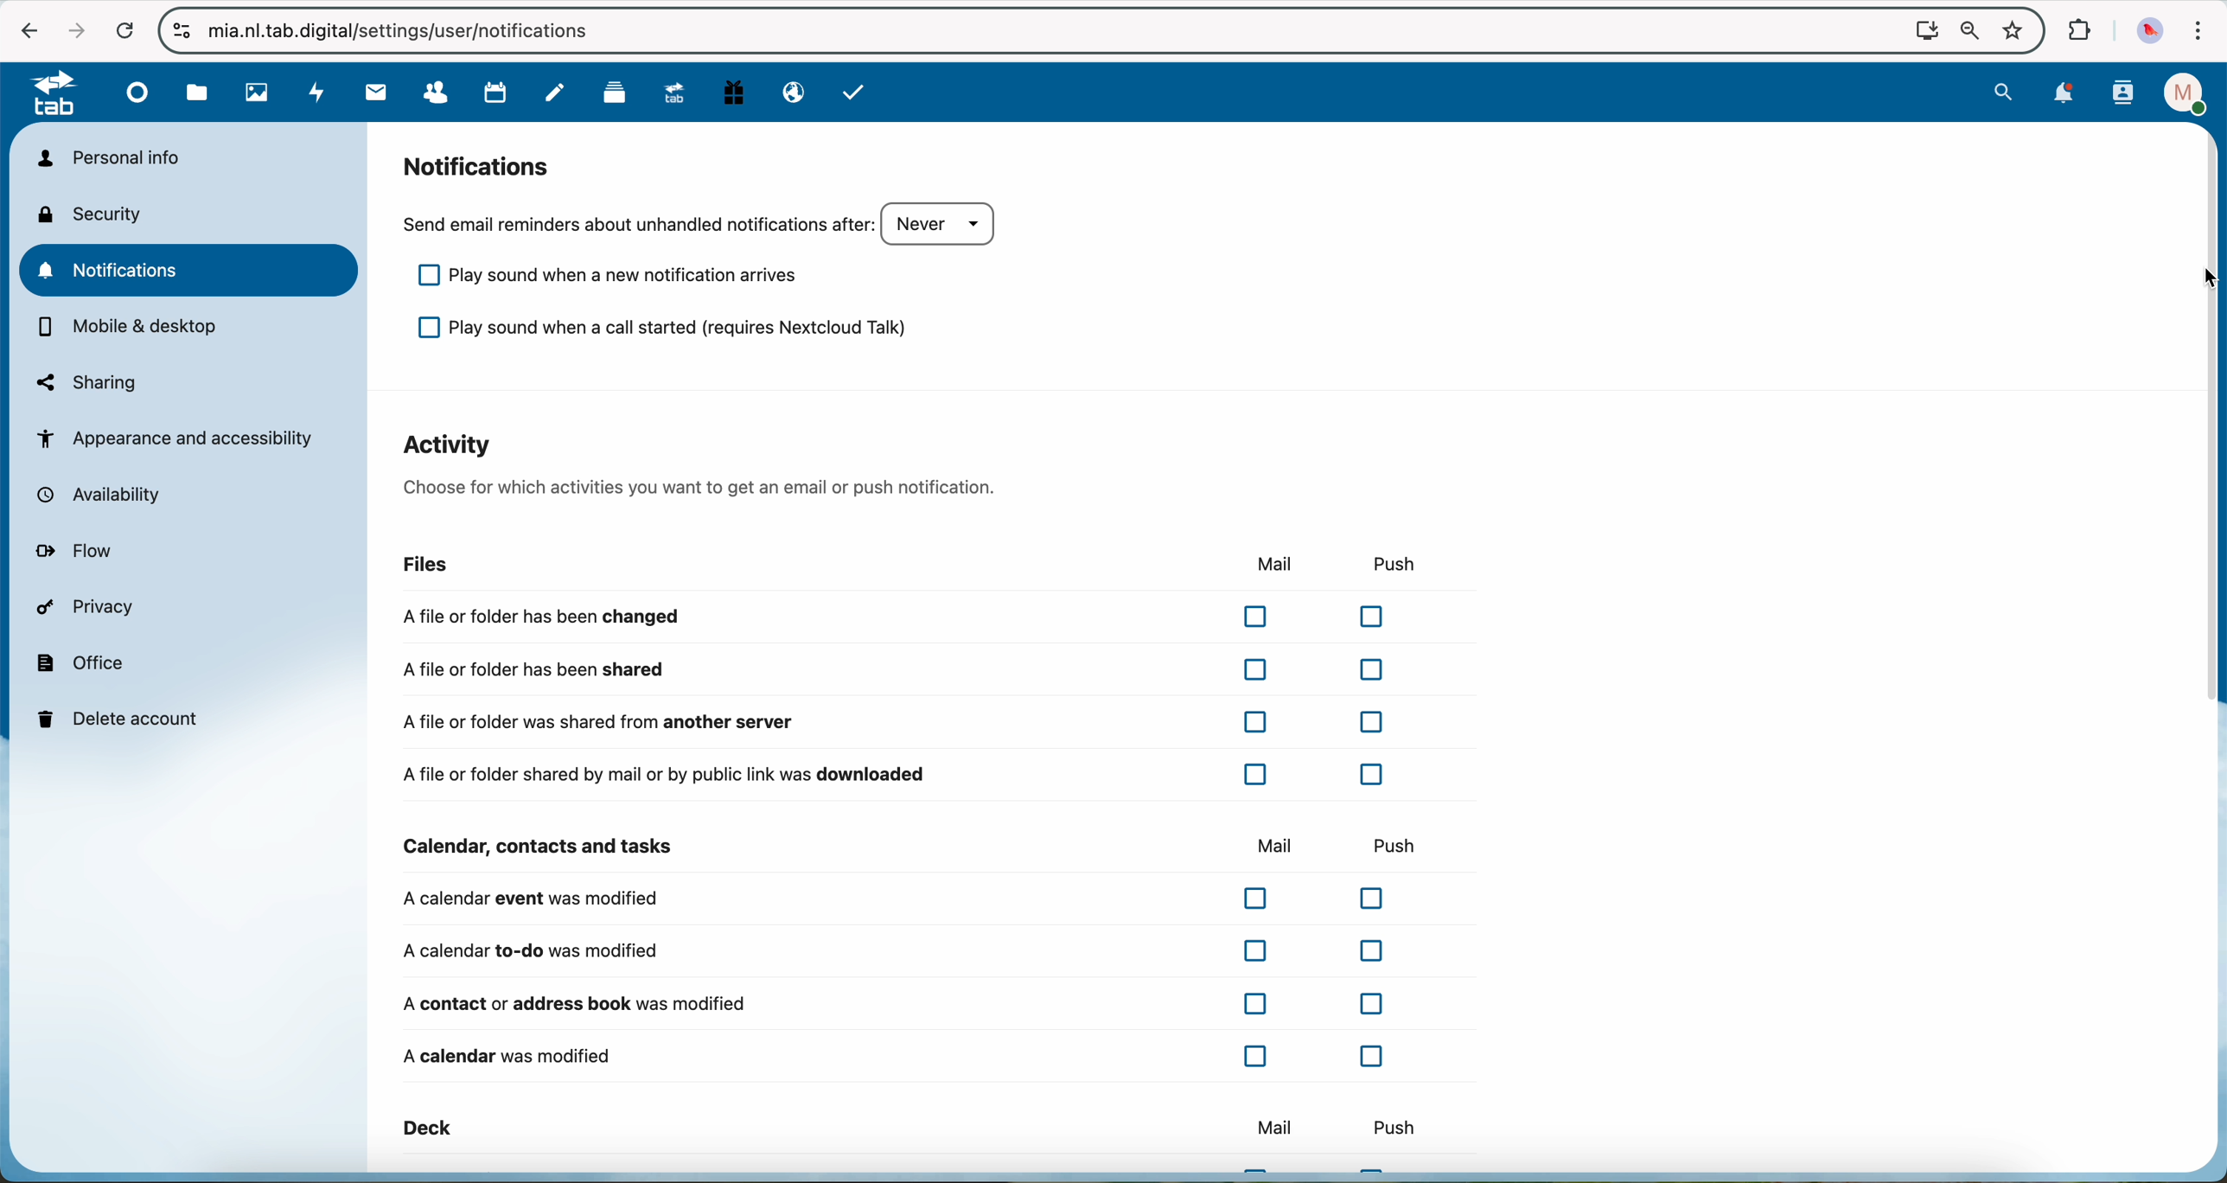  What do you see at coordinates (418, 30) in the screenshot?
I see `url` at bounding box center [418, 30].